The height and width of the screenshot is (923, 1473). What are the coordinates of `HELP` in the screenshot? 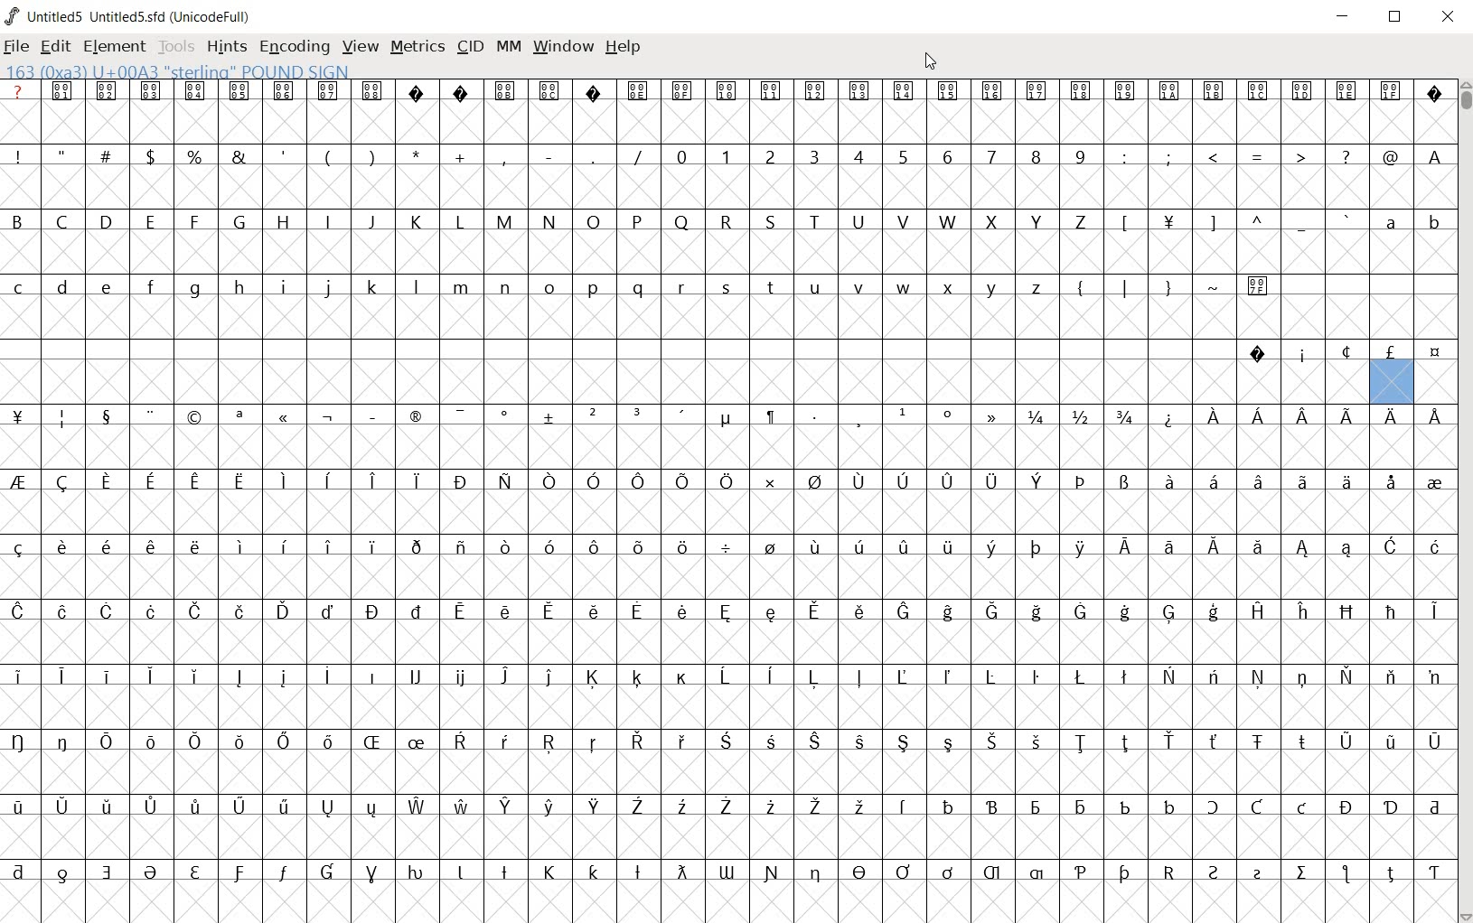 It's located at (622, 49).